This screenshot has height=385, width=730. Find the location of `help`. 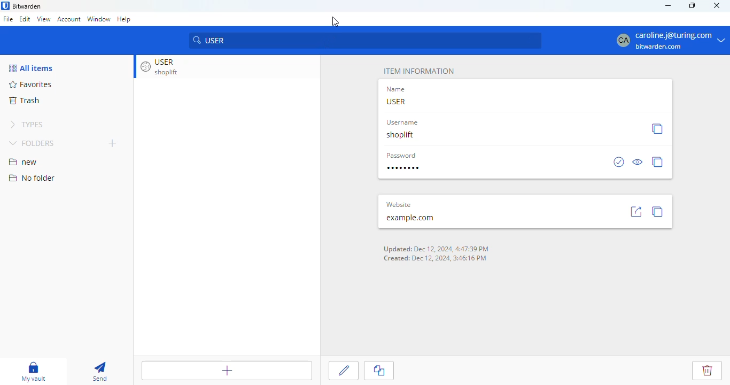

help is located at coordinates (124, 19).